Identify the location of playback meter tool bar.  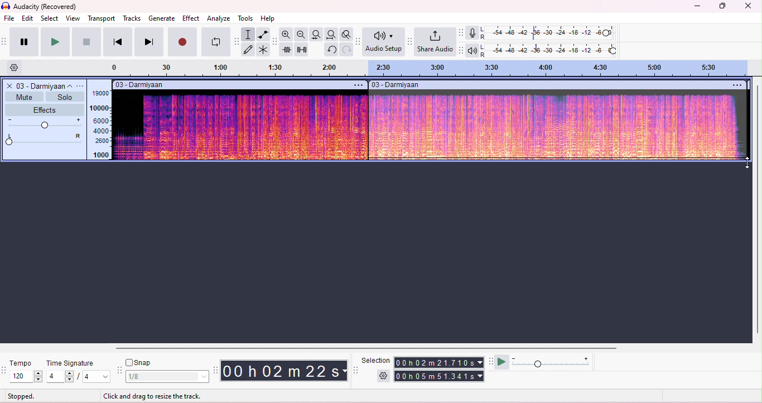
(462, 50).